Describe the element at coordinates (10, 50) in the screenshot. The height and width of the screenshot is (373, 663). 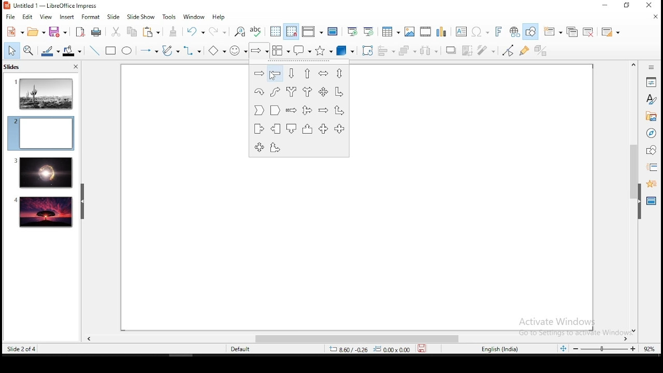
I see `select` at that location.